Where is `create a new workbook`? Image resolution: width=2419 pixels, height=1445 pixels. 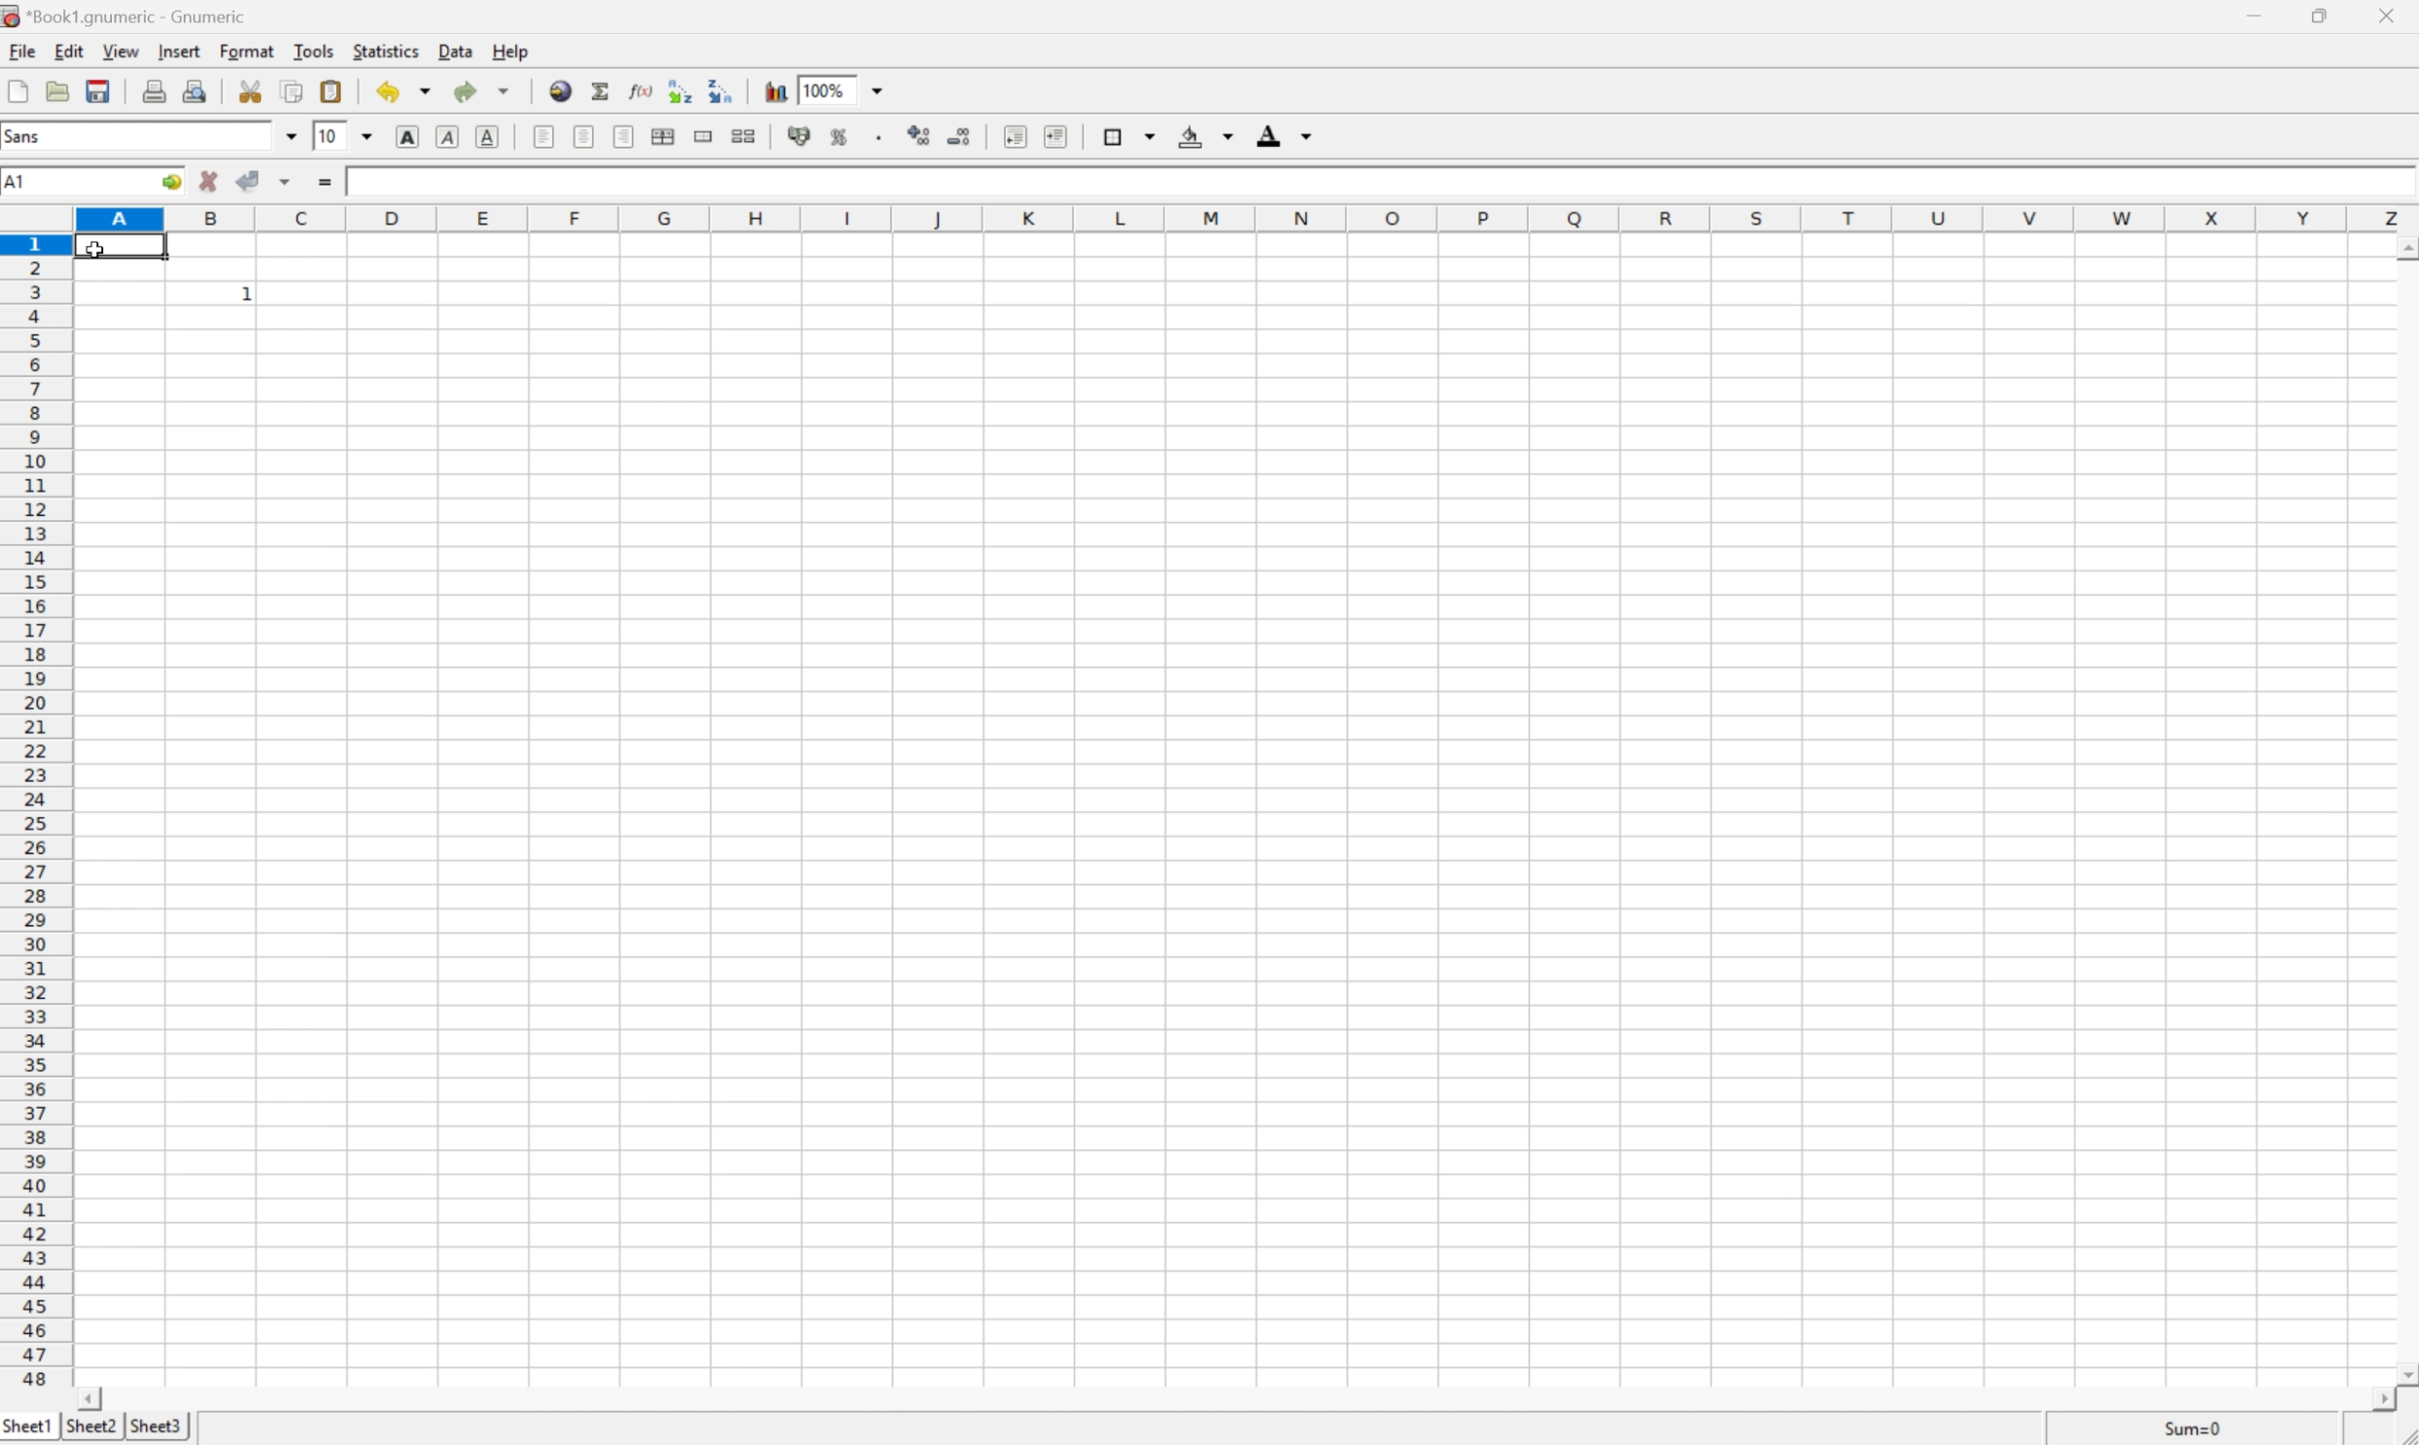
create a new workbook is located at coordinates (17, 93).